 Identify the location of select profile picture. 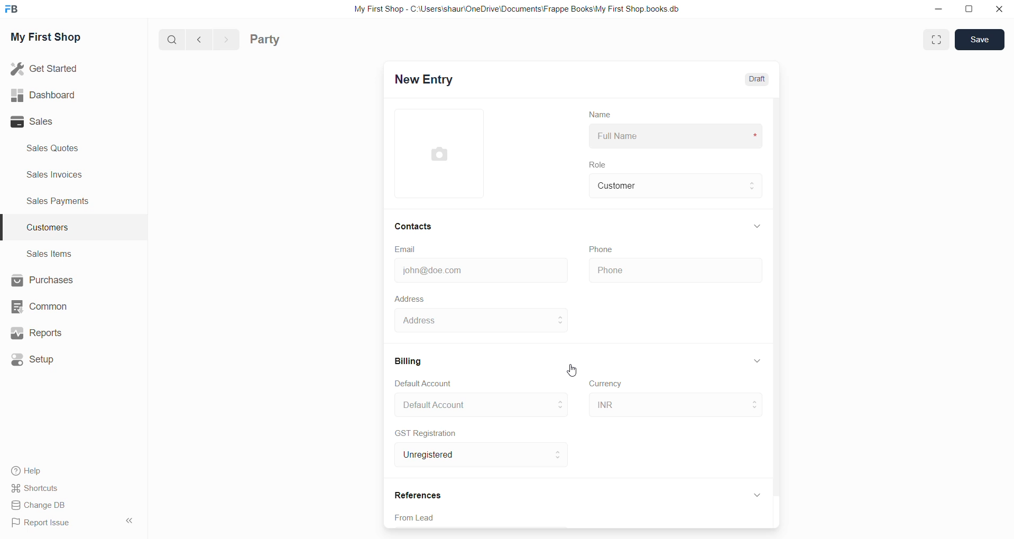
(444, 153).